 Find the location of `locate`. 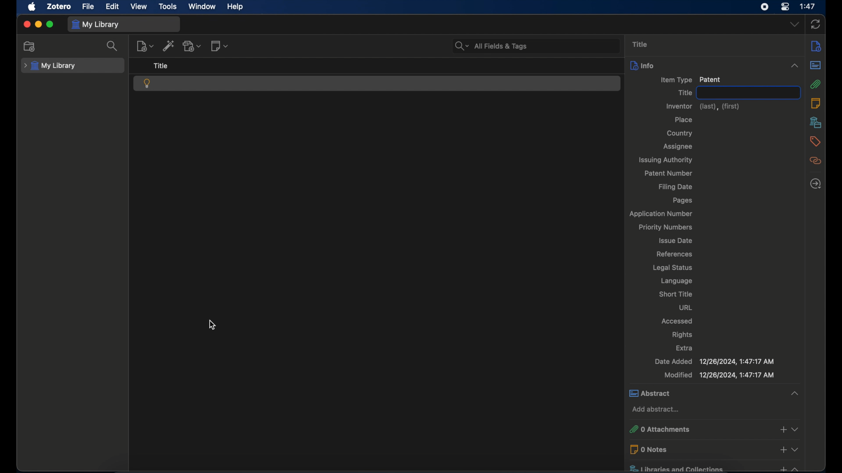

locate is located at coordinates (816, 184).